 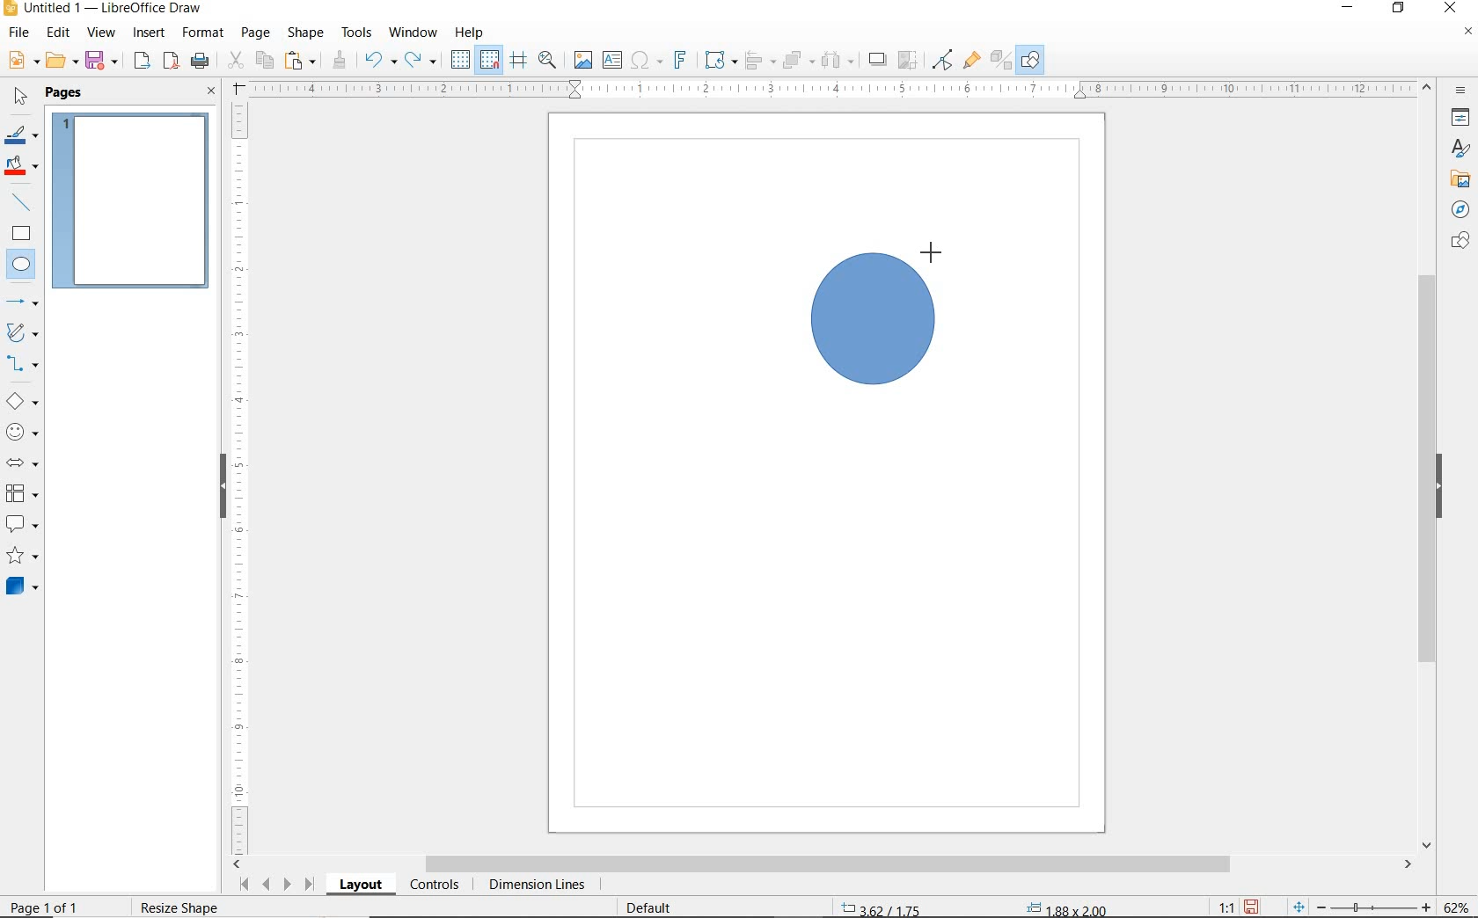 I want to click on MINIMIZE, so click(x=1350, y=9).